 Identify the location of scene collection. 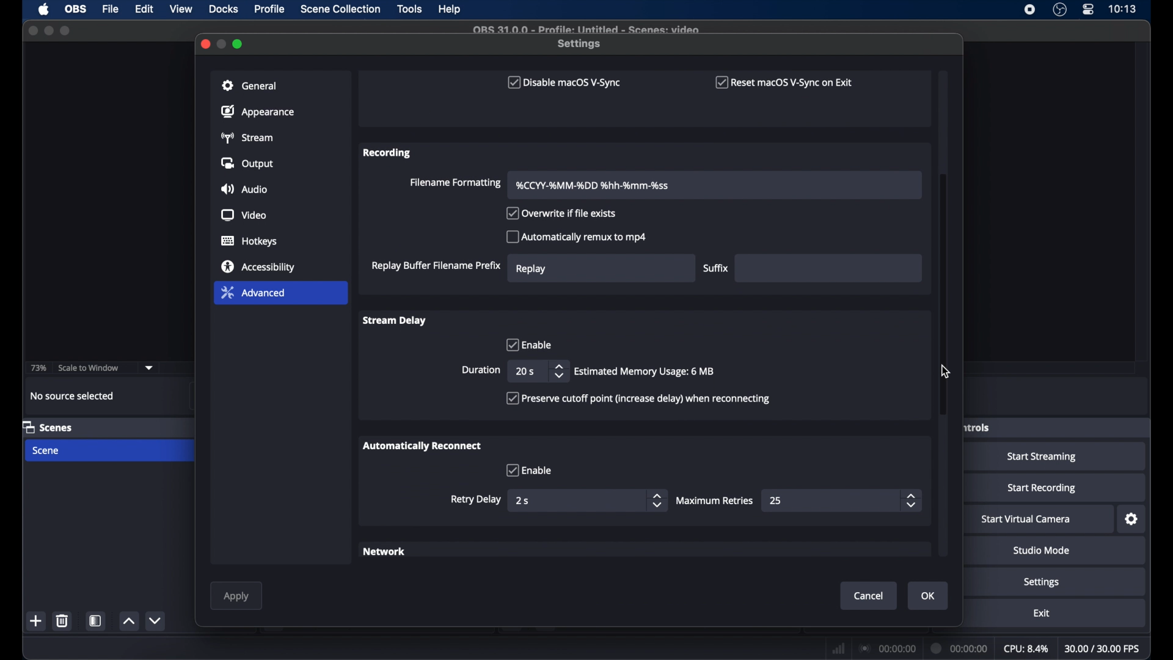
(342, 9).